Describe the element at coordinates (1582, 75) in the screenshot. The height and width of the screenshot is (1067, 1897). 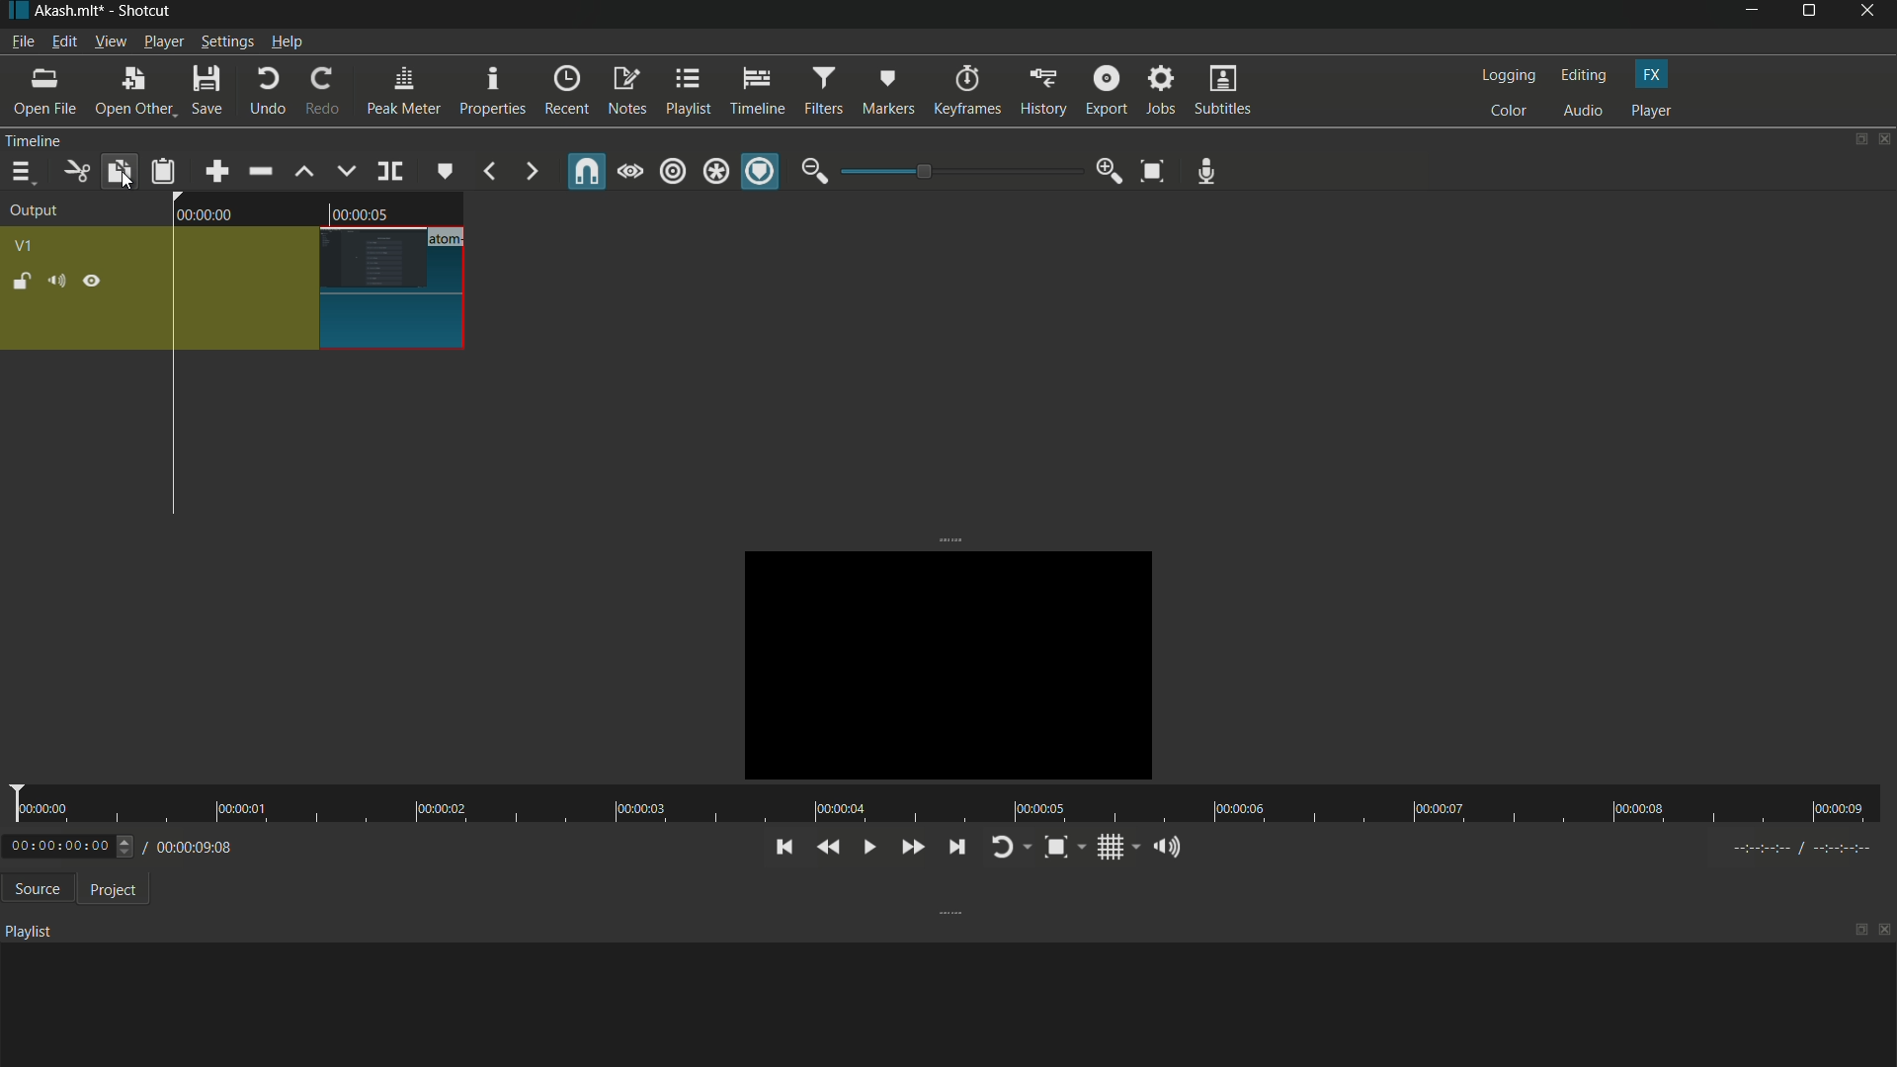
I see `editing` at that location.